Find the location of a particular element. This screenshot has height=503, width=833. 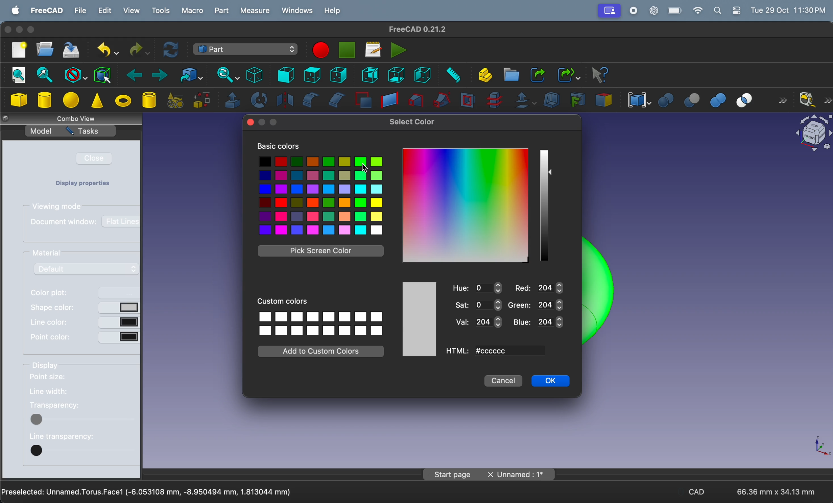

rear view is located at coordinates (370, 75).